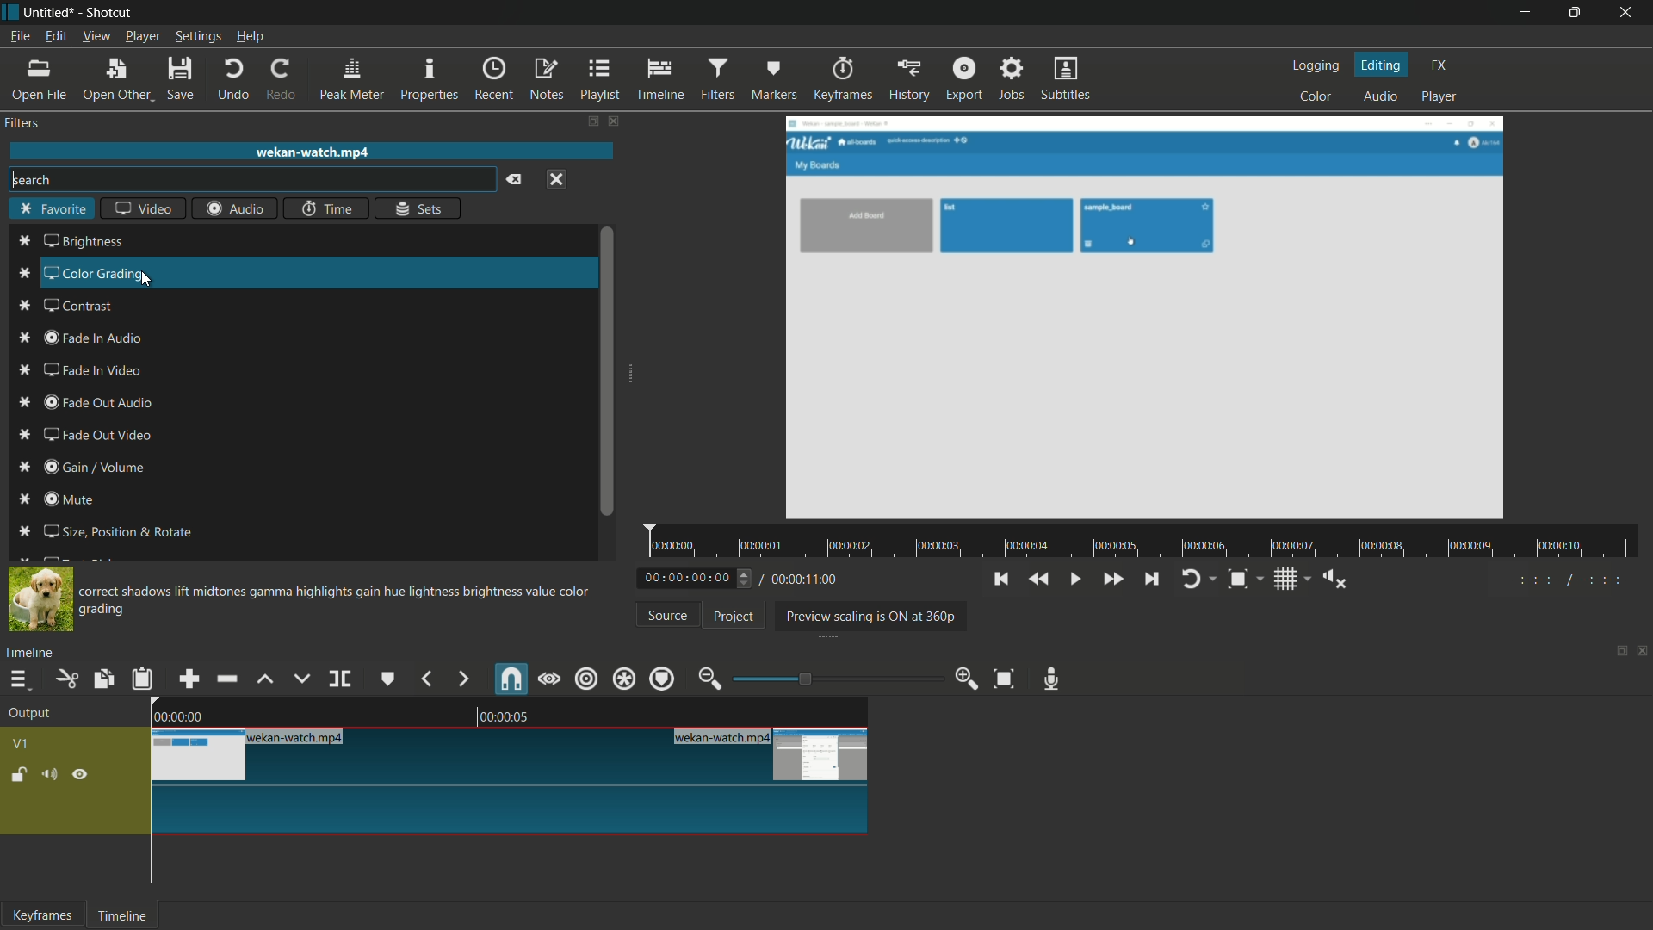  What do you see at coordinates (53, 209) in the screenshot?
I see `favorite` at bounding box center [53, 209].